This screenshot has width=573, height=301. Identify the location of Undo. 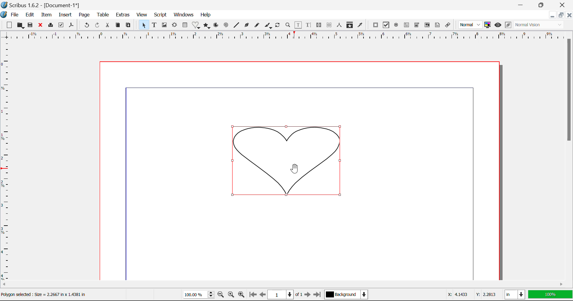
(86, 25).